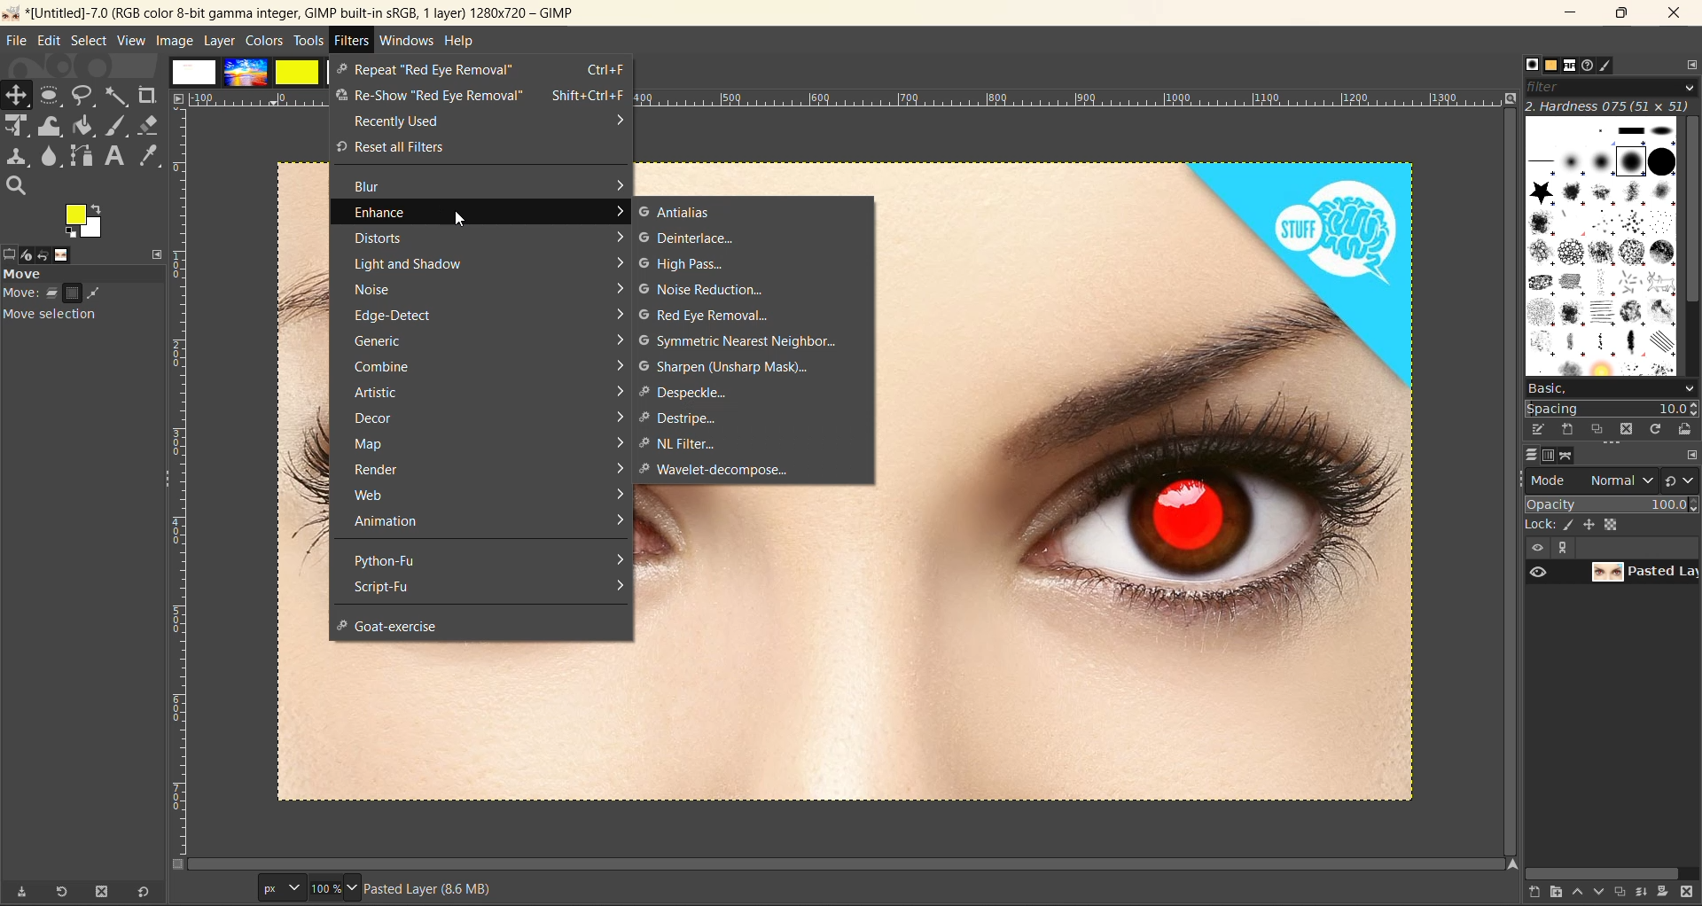  I want to click on rectangle select, so click(53, 96).